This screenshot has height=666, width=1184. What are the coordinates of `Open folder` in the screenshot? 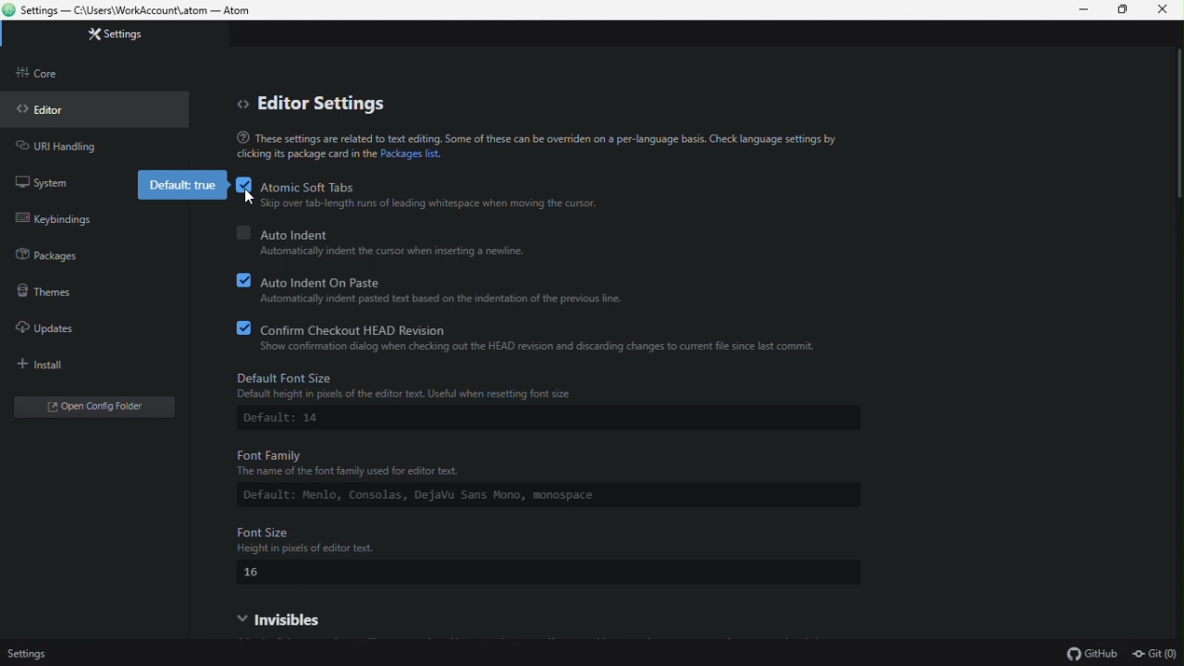 It's located at (80, 401).